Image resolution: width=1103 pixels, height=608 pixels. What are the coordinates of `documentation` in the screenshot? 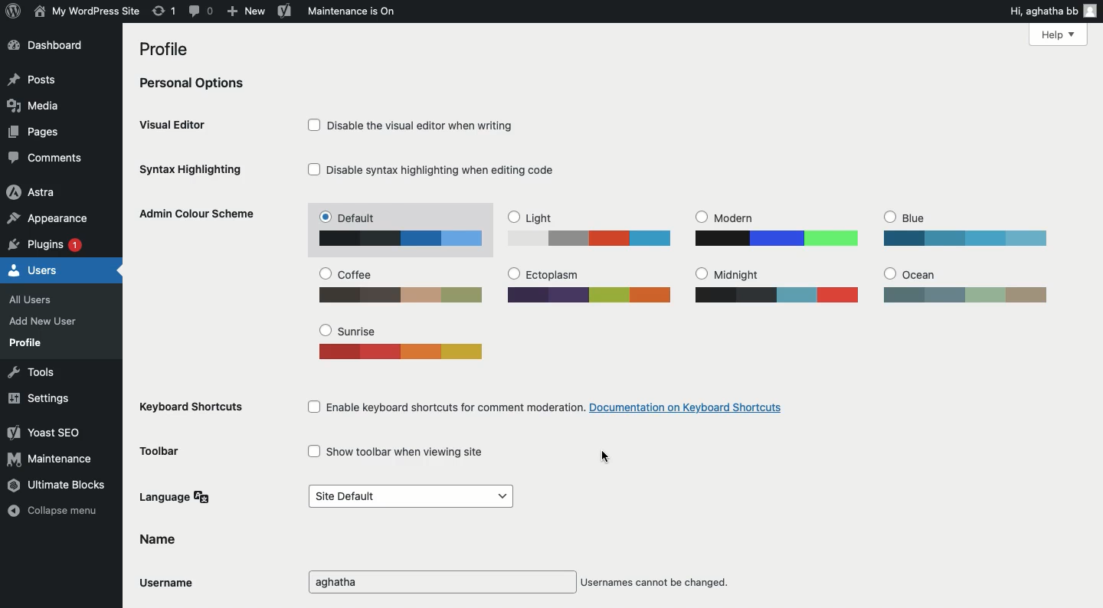 It's located at (689, 407).